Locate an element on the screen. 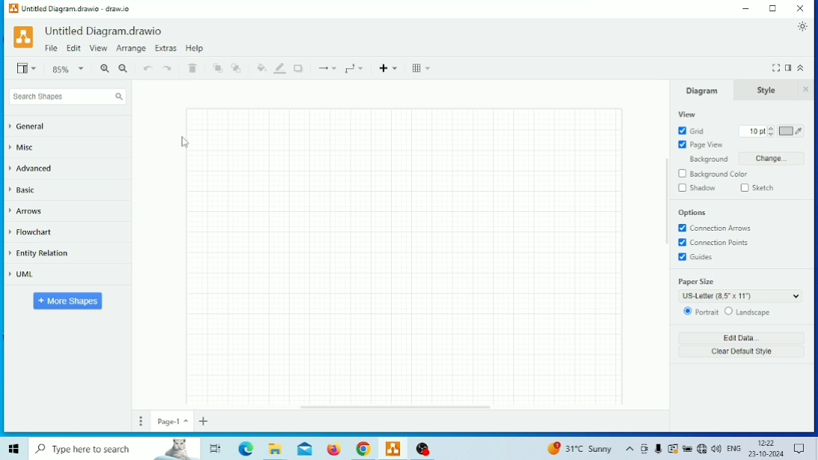 The image size is (818, 460). Flowchart is located at coordinates (31, 231).